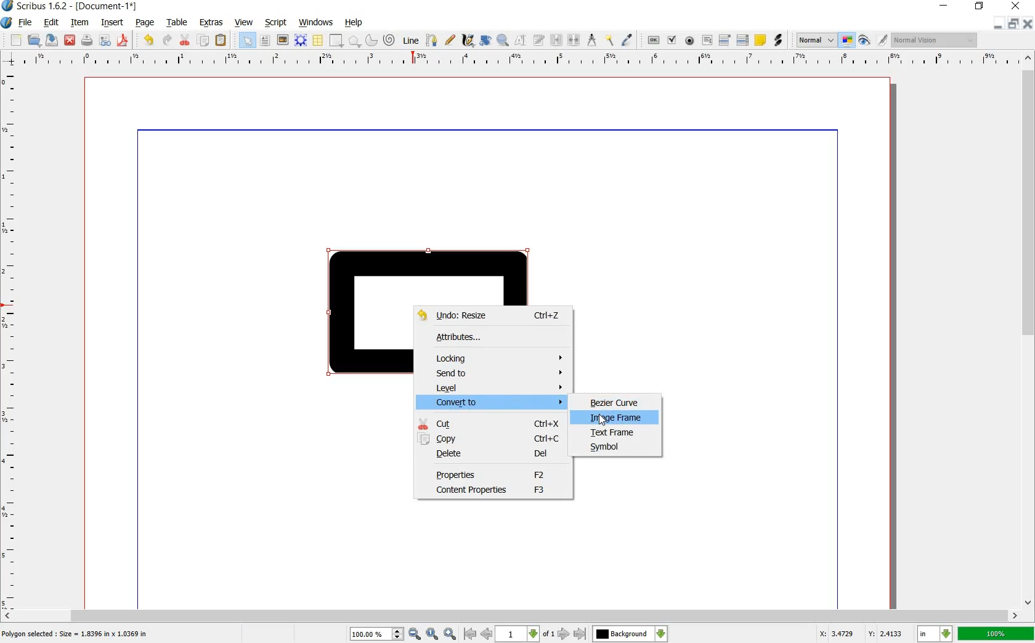 The width and height of the screenshot is (1035, 643). I want to click on pdf check box, so click(672, 41).